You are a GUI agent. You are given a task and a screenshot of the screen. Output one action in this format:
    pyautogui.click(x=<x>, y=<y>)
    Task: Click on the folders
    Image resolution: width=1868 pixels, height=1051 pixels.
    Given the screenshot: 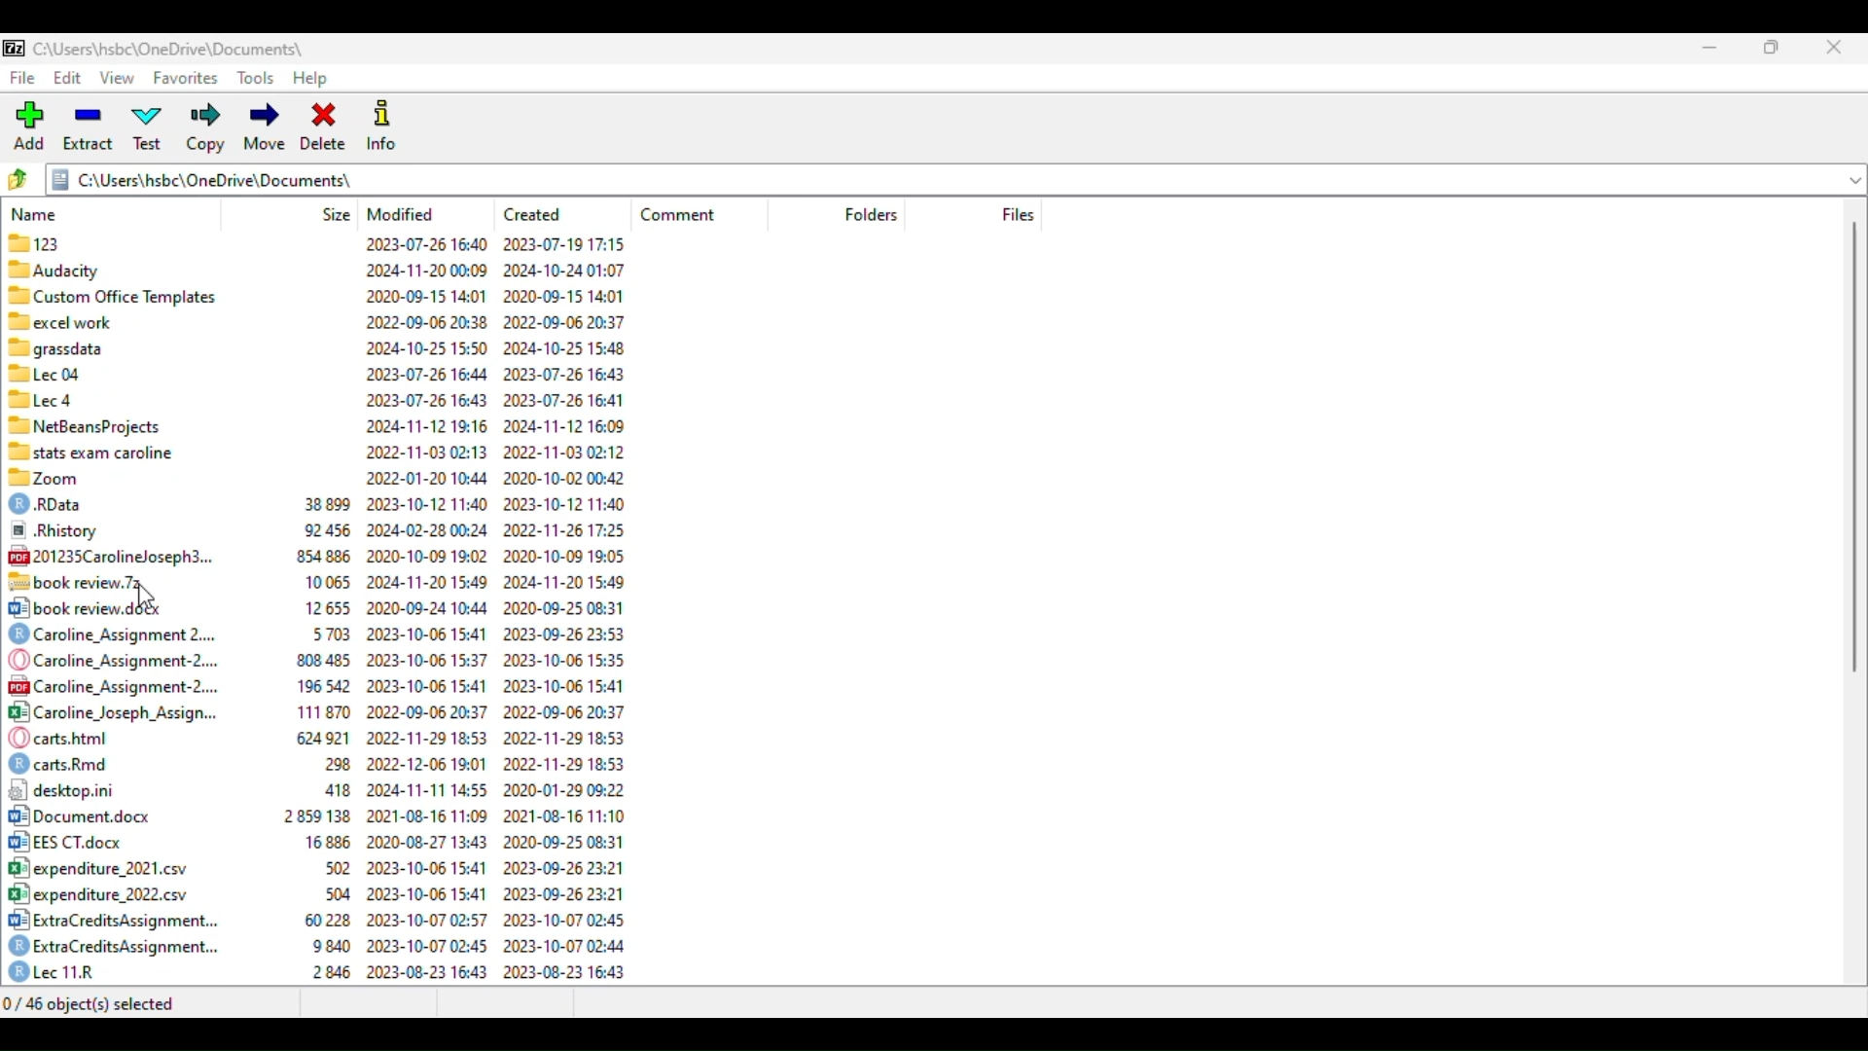 What is the action you would take?
    pyautogui.click(x=870, y=213)
    